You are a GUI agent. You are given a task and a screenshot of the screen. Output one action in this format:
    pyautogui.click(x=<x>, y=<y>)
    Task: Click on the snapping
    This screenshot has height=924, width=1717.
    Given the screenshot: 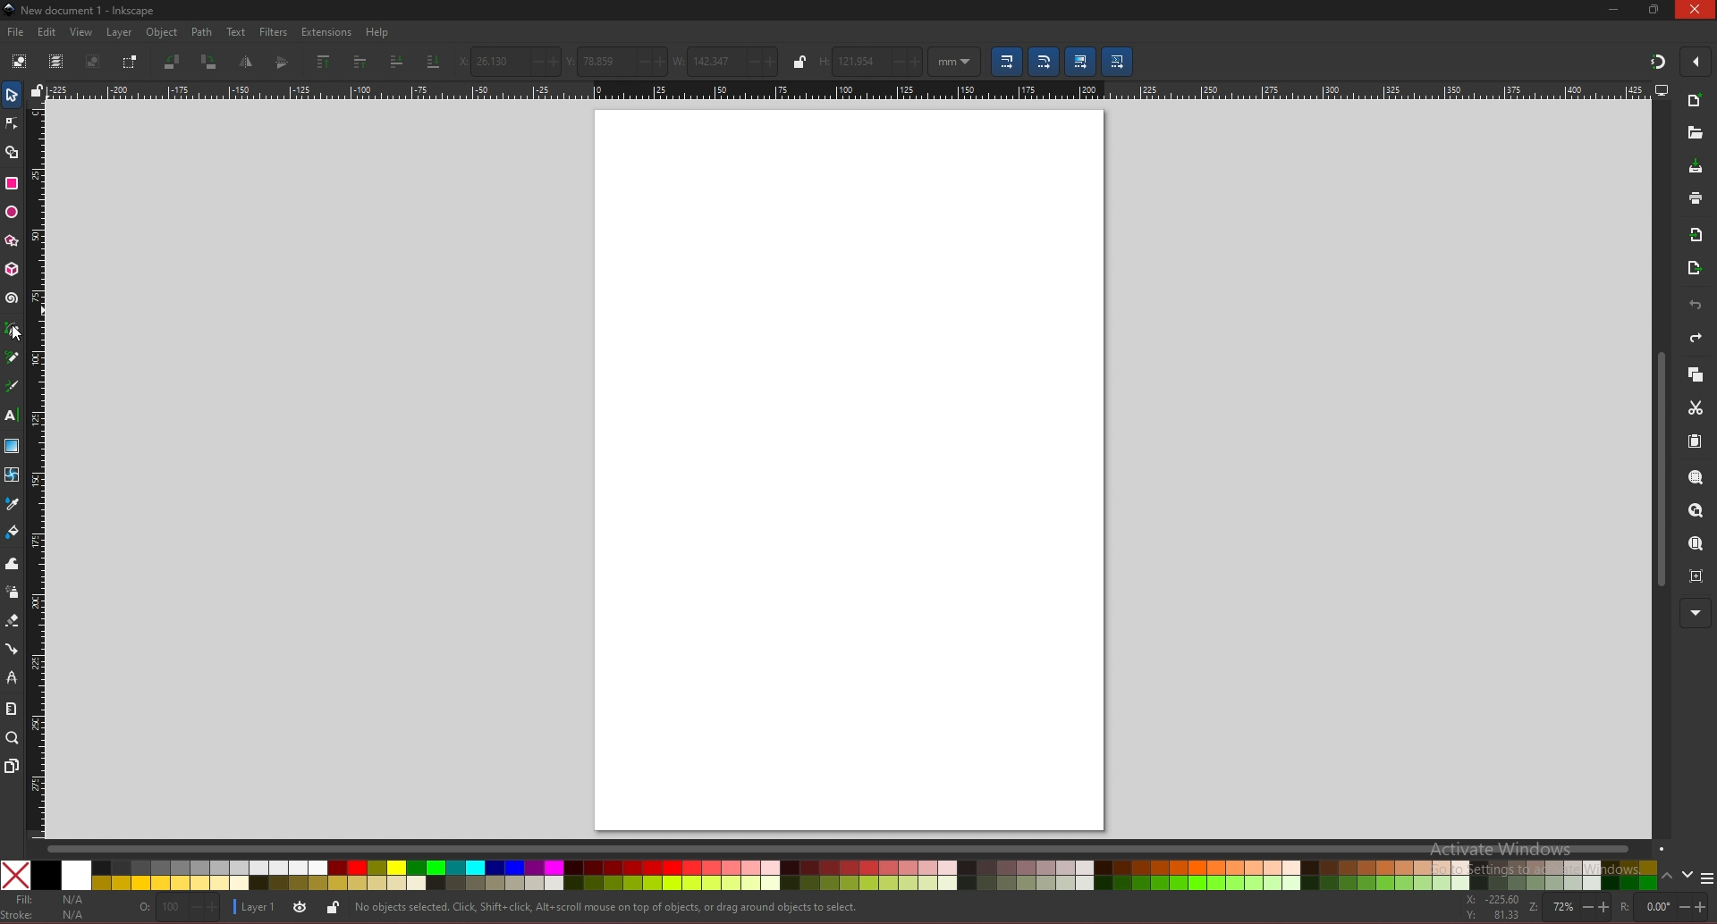 What is the action you would take?
    pyautogui.click(x=1658, y=61)
    